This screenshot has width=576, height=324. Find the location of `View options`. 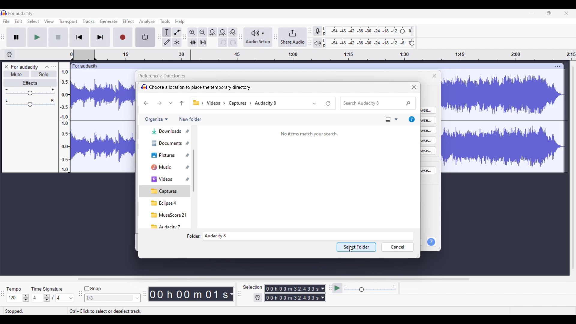

View options is located at coordinates (392, 119).